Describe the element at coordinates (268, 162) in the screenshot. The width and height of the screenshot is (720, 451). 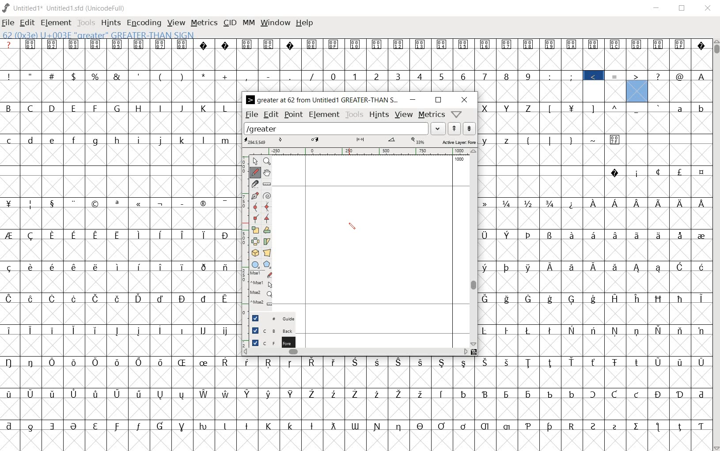
I see `Magnify` at that location.